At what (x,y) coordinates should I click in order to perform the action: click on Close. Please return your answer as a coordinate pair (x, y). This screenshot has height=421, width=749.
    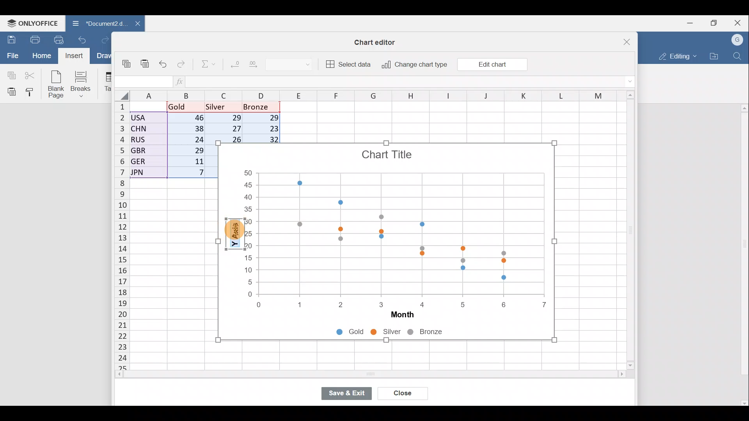
    Looking at the image, I should click on (622, 39).